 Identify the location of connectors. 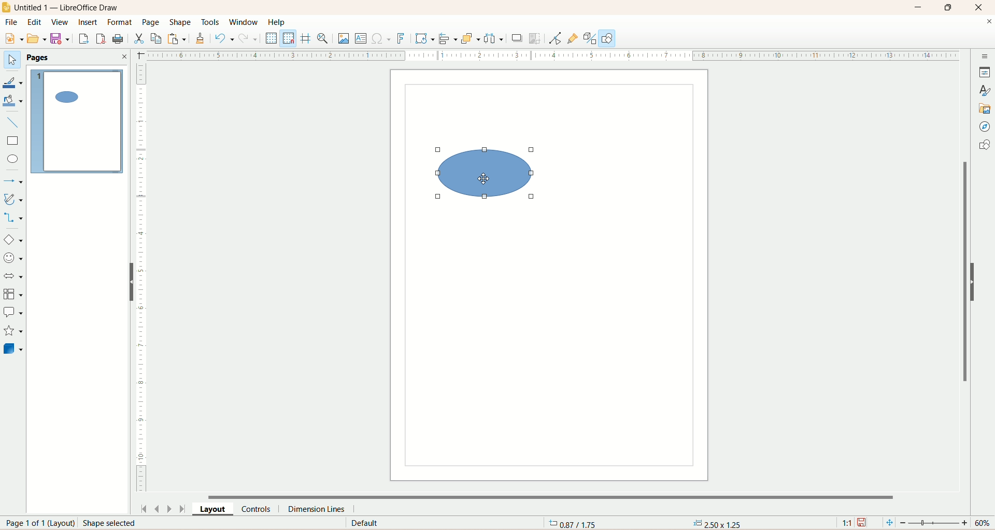
(14, 218).